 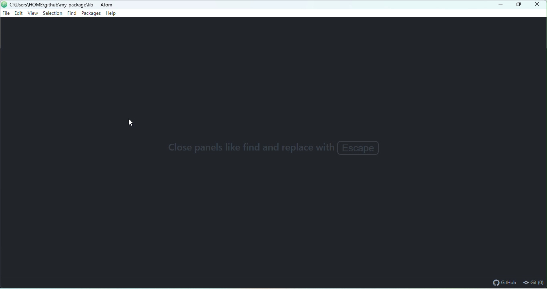 What do you see at coordinates (519, 5) in the screenshot?
I see `maximize` at bounding box center [519, 5].